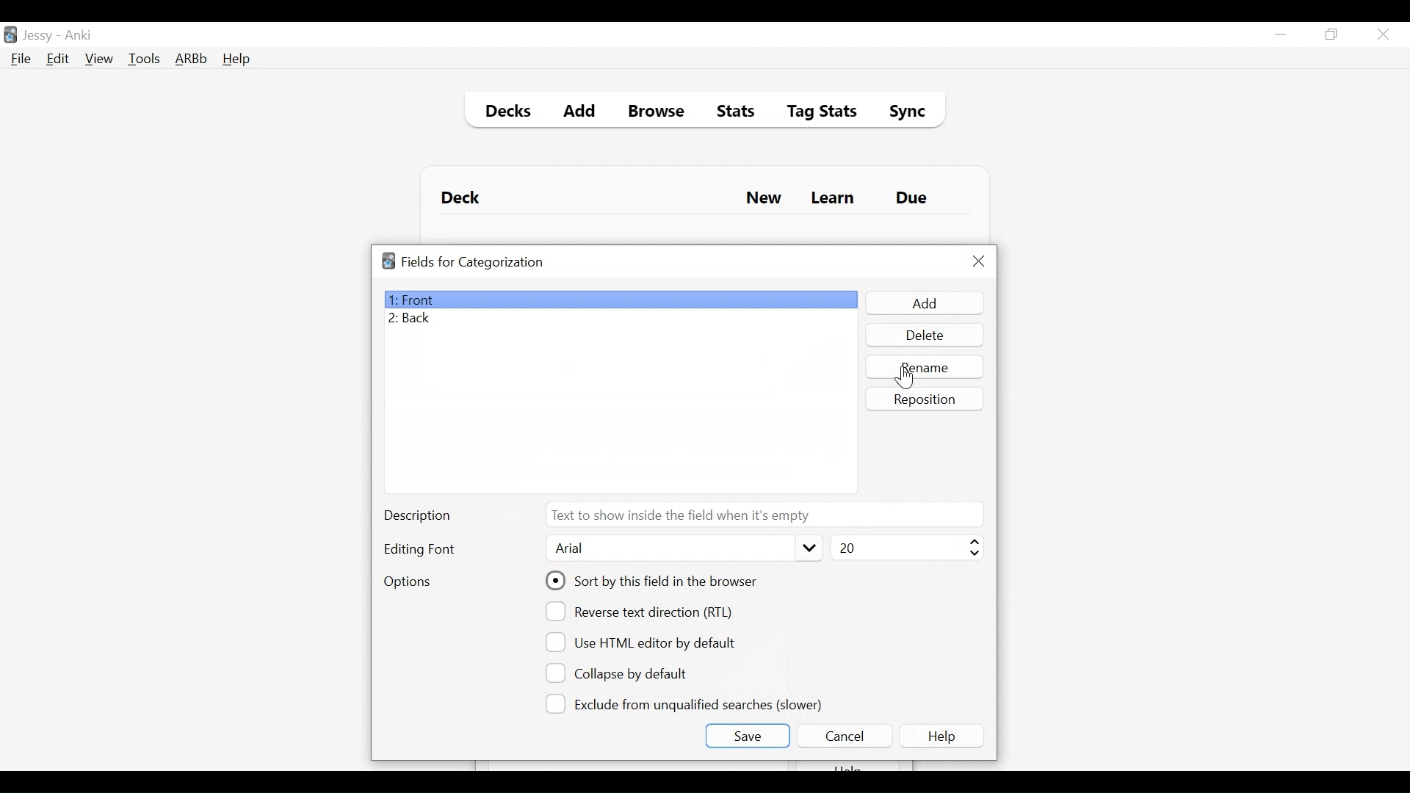 The width and height of the screenshot is (1410, 793). Describe the element at coordinates (902, 113) in the screenshot. I see `Sybc` at that location.